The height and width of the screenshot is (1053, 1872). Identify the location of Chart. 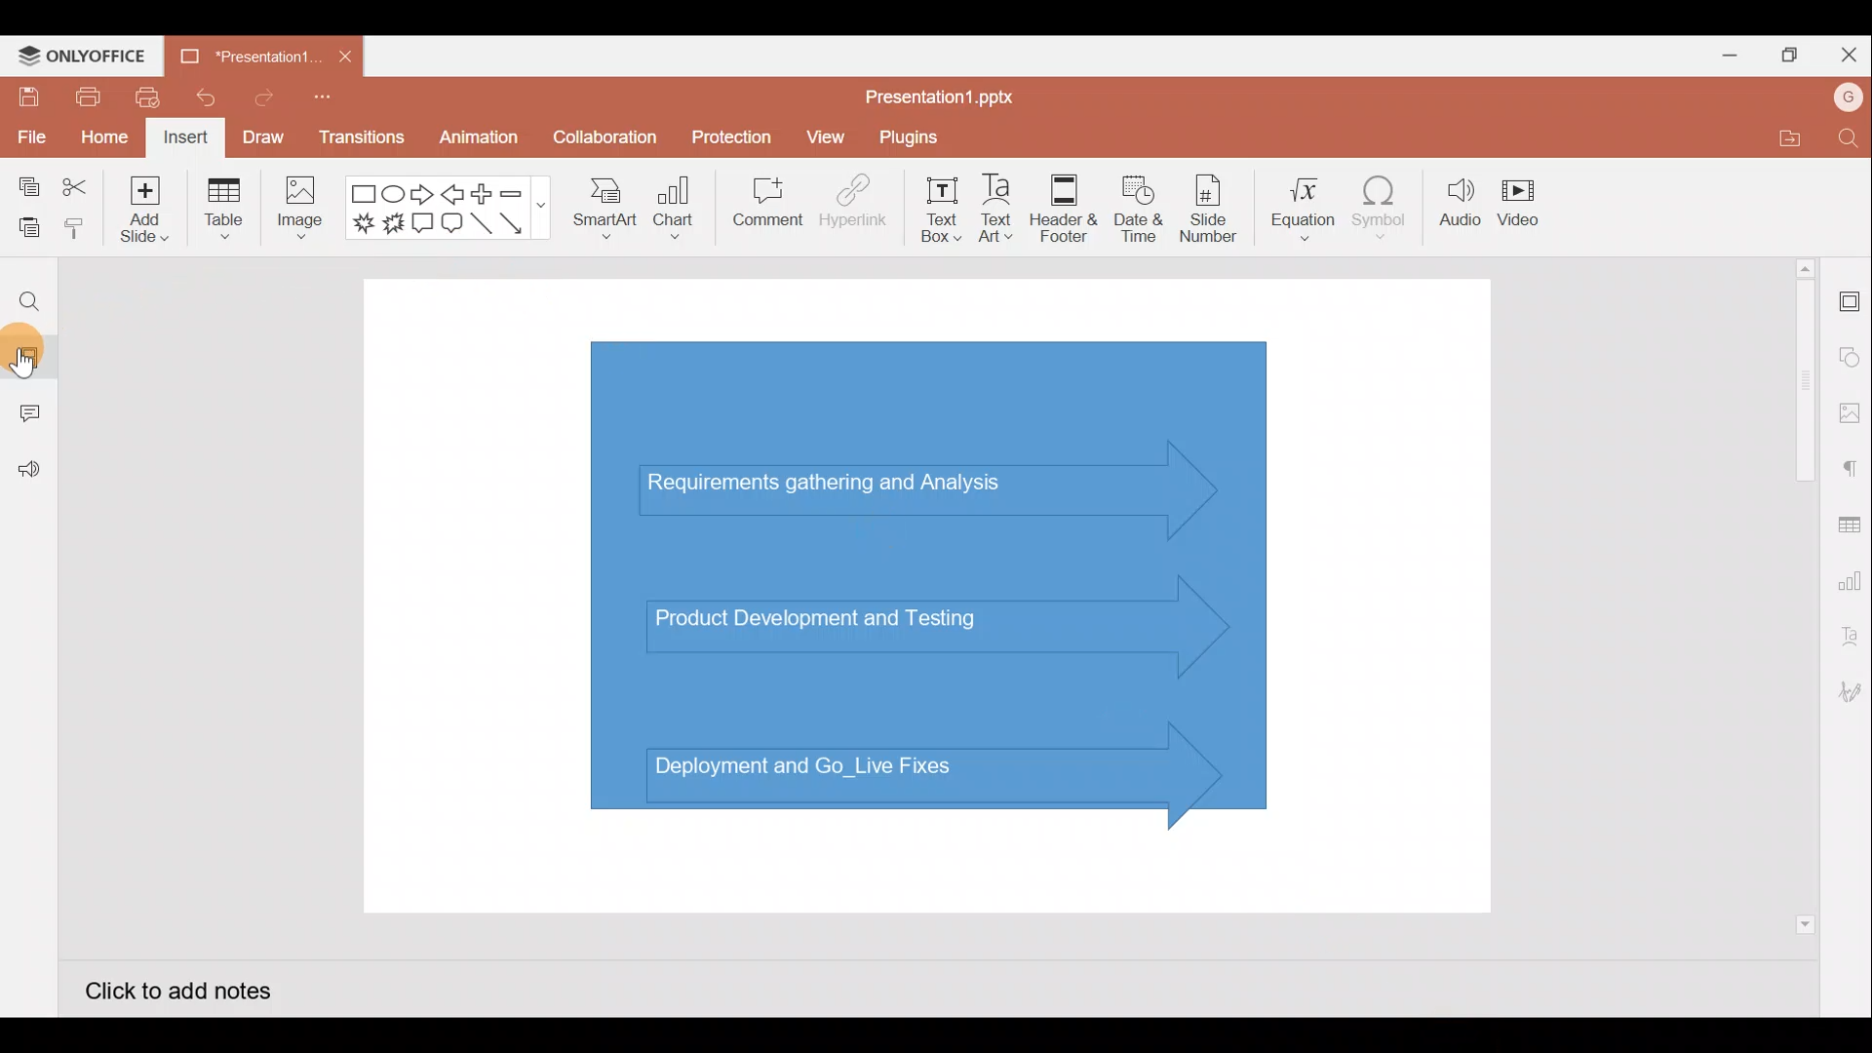
(679, 214).